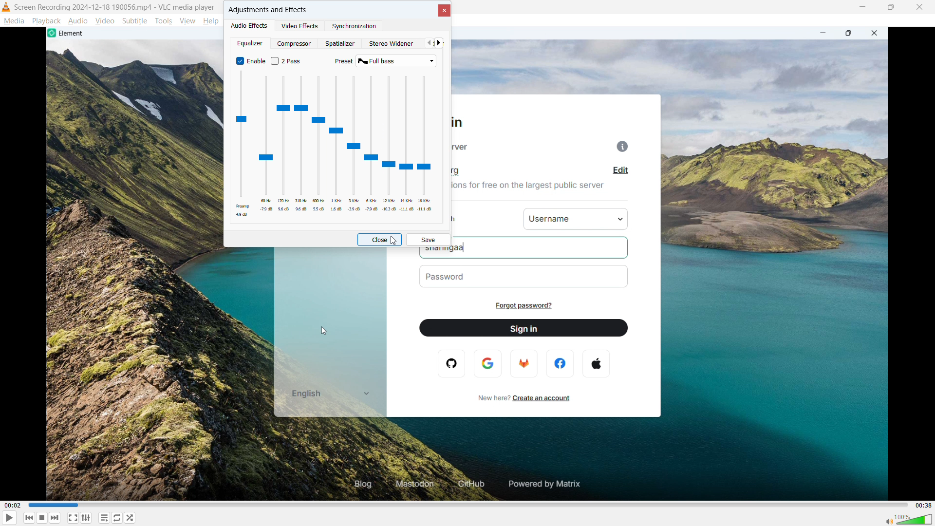  Describe the element at coordinates (301, 144) in the screenshot. I see `Adjust 310 Hz` at that location.